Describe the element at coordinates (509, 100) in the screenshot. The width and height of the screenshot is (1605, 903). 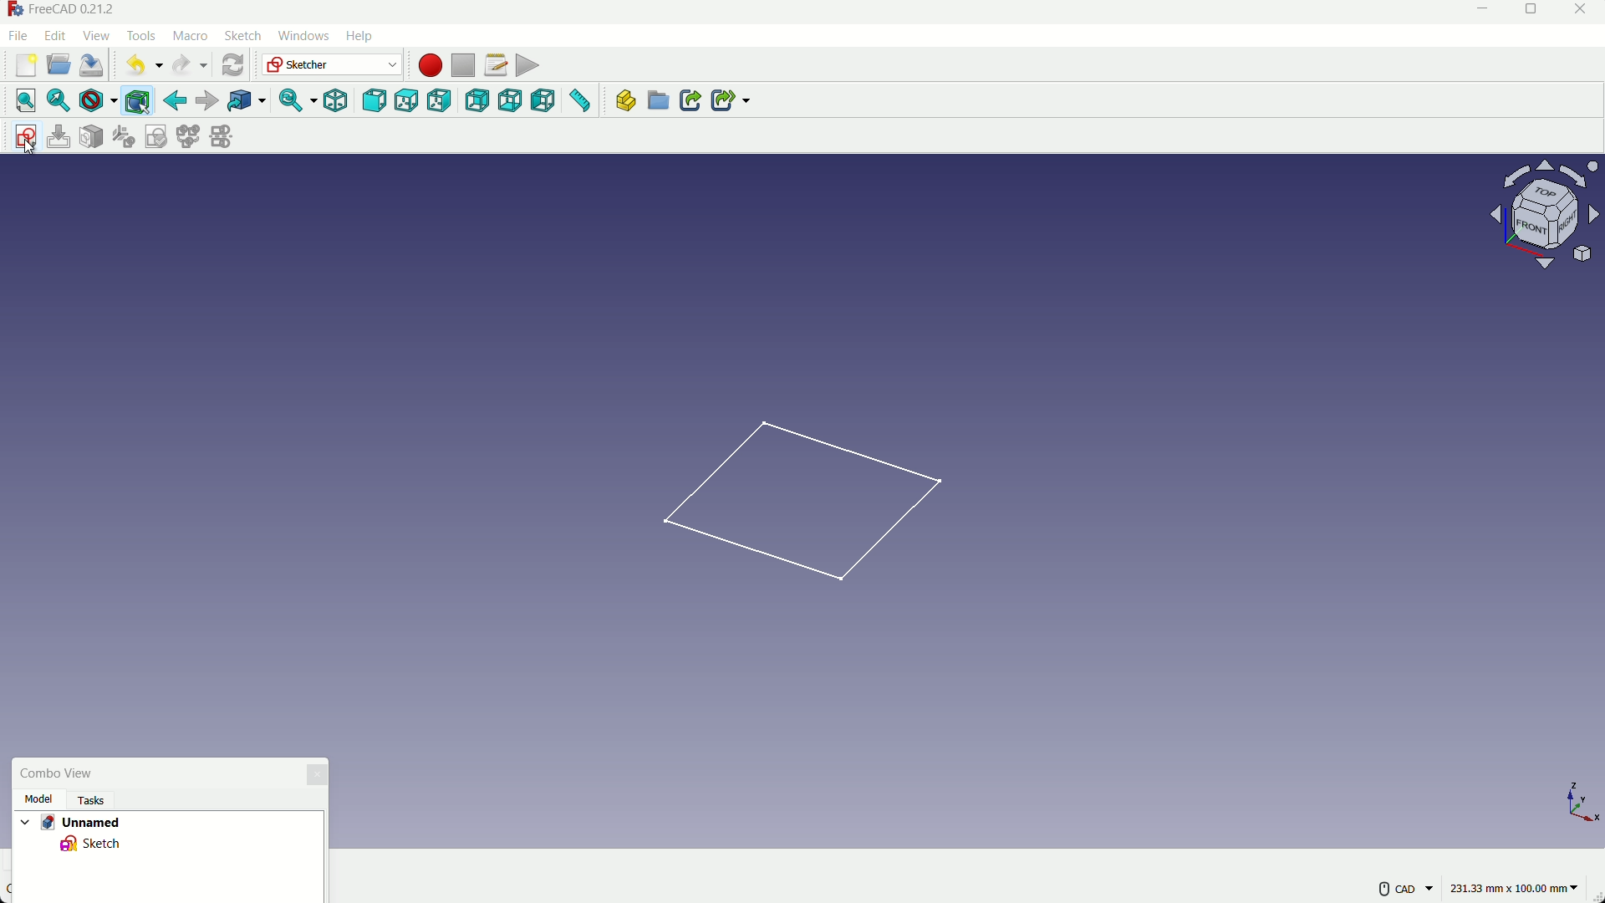
I see `bottom view` at that location.